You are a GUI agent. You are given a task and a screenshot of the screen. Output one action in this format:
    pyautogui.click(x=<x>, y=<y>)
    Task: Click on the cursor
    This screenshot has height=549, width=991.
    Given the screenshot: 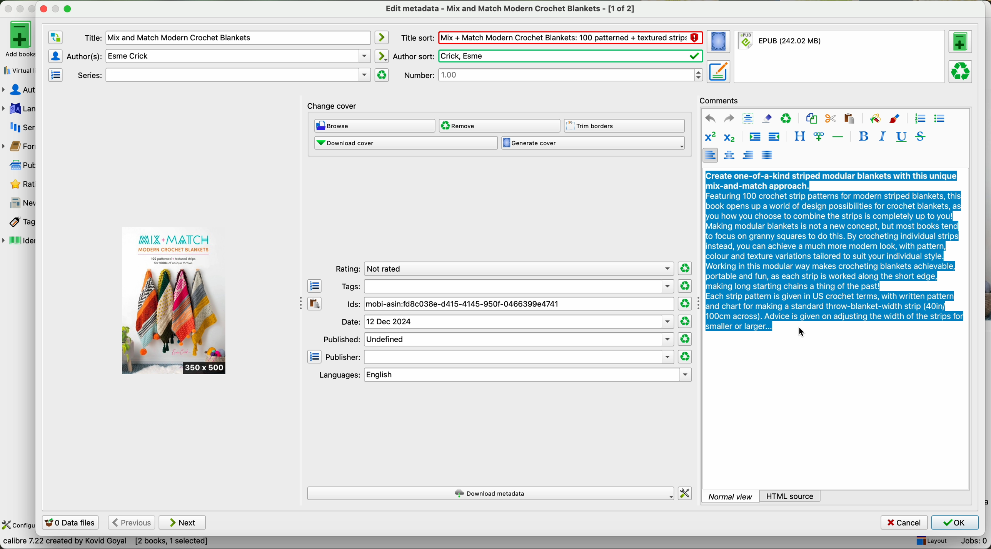 What is the action you would take?
    pyautogui.click(x=803, y=332)
    